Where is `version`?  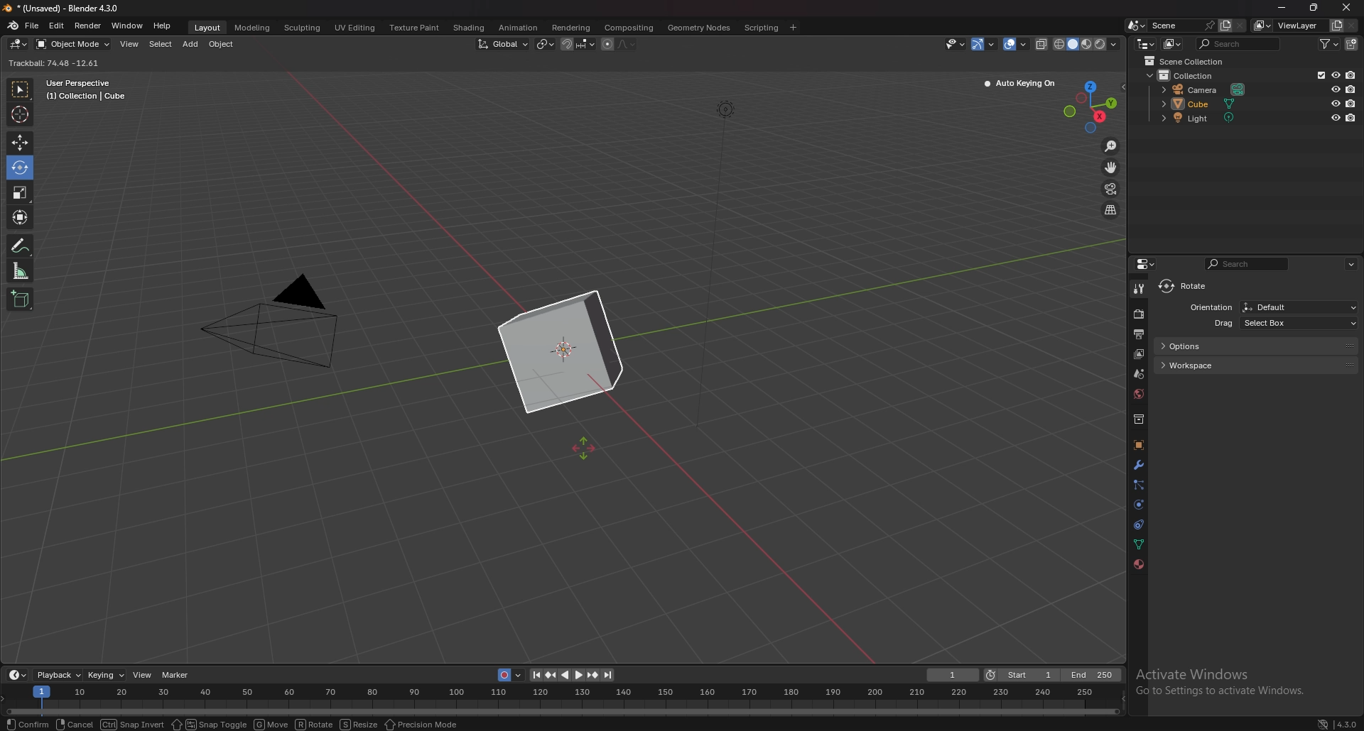 version is located at coordinates (1338, 723).